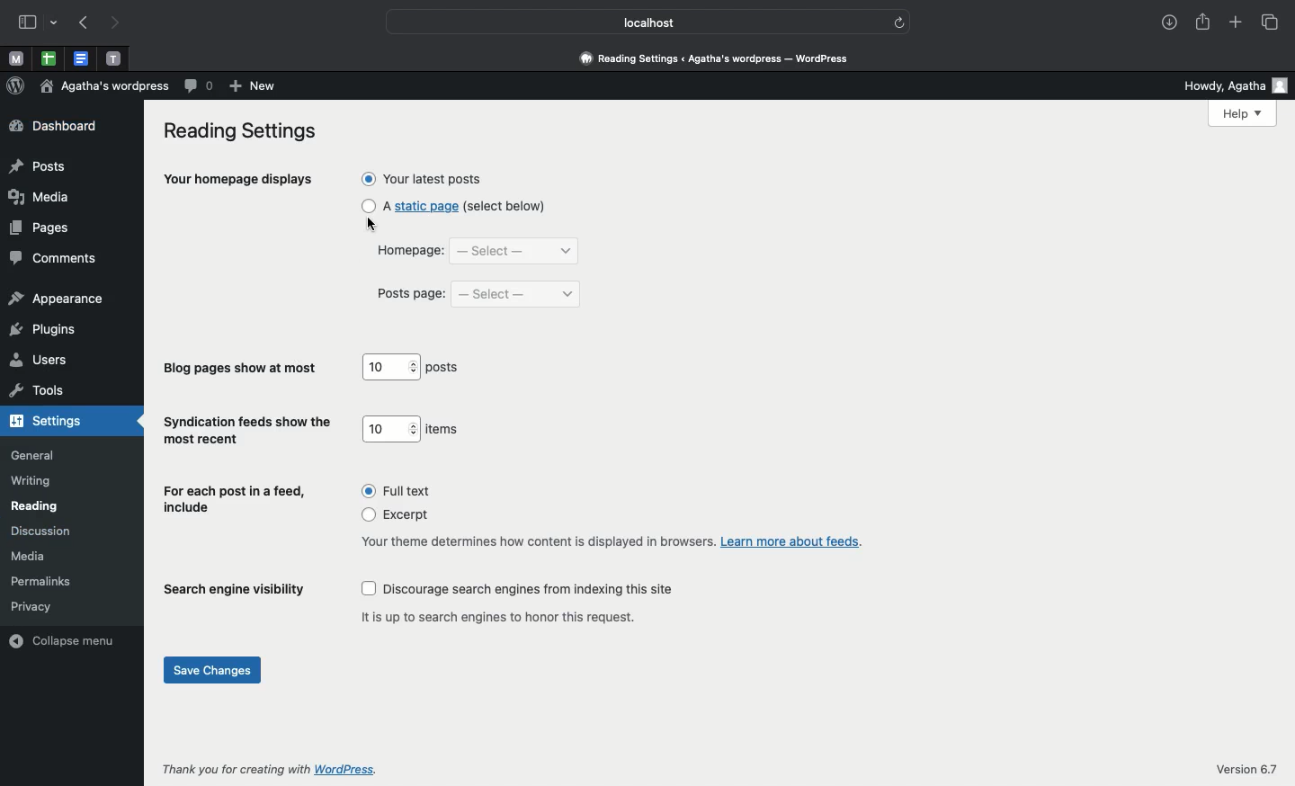  I want to click on Select, so click(516, 294).